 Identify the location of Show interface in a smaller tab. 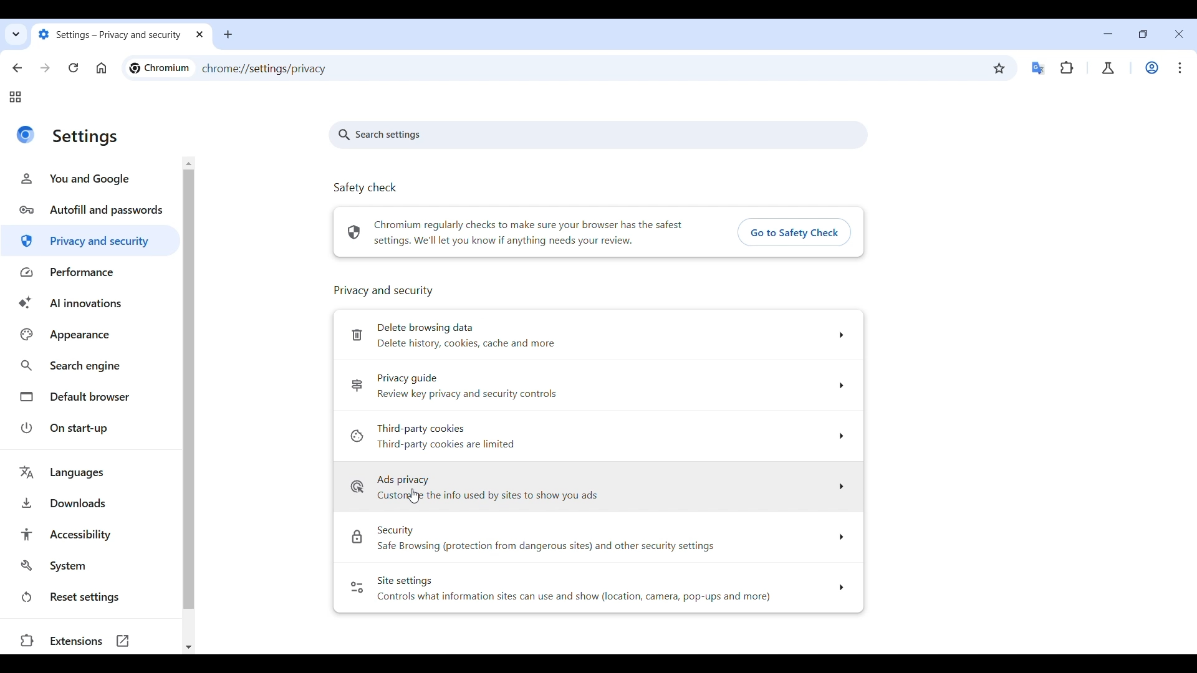
(1143, 34).